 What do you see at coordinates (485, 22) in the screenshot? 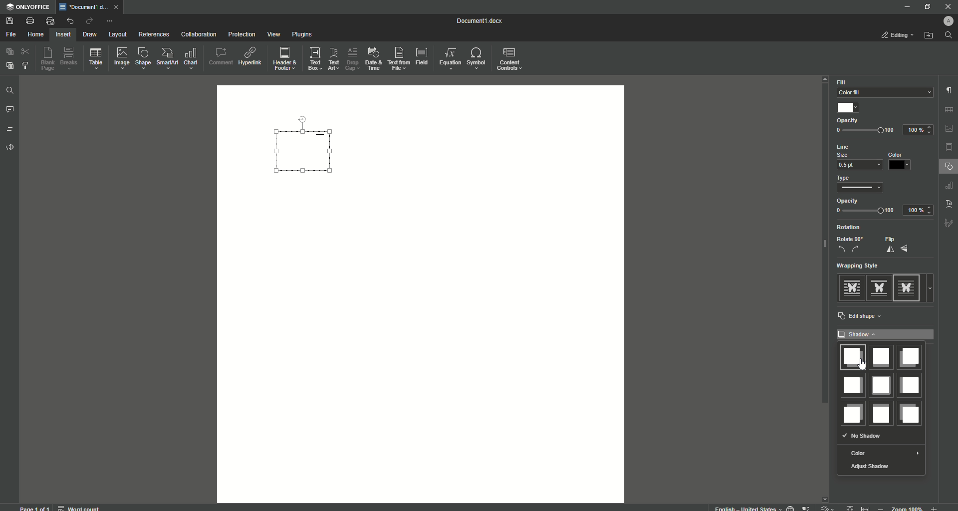
I see `Document 1` at bounding box center [485, 22].